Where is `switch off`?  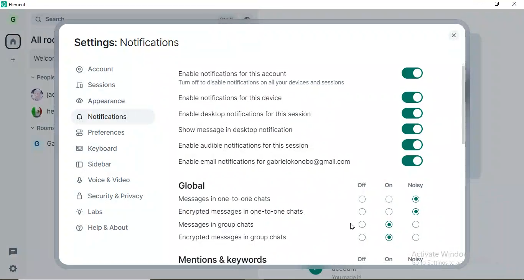 switch off is located at coordinates (365, 225).